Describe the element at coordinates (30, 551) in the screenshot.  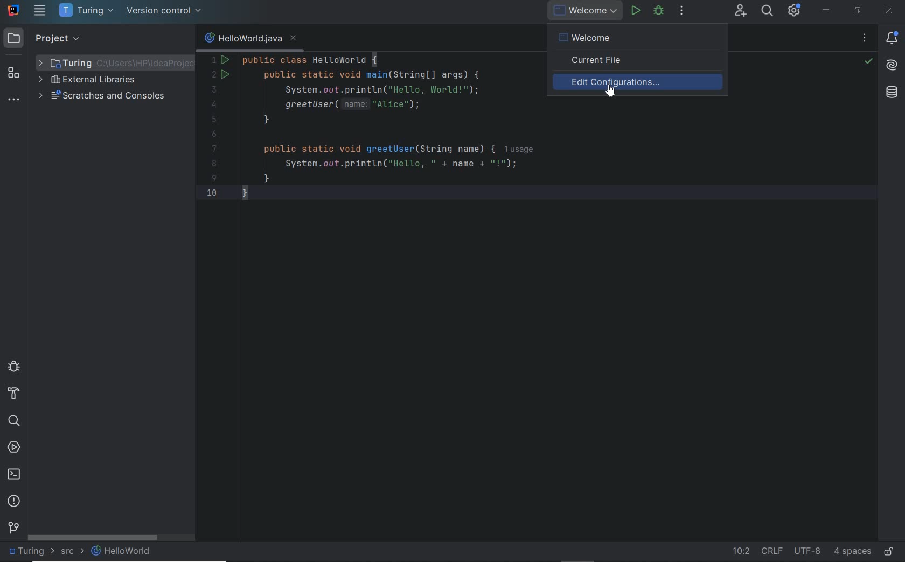
I see `project file` at that location.